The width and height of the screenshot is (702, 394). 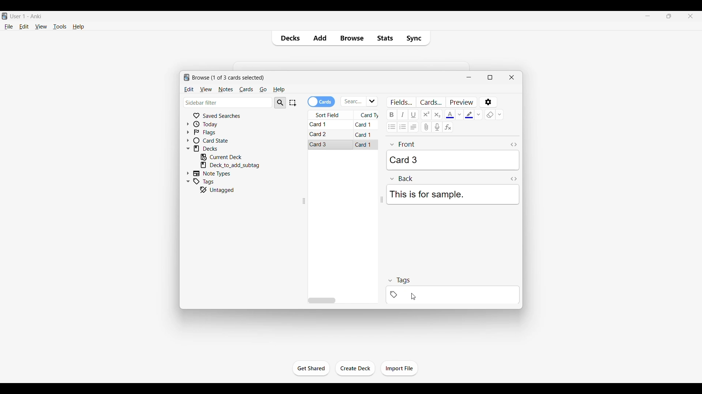 What do you see at coordinates (514, 145) in the screenshot?
I see `Toggle HTML editor` at bounding box center [514, 145].